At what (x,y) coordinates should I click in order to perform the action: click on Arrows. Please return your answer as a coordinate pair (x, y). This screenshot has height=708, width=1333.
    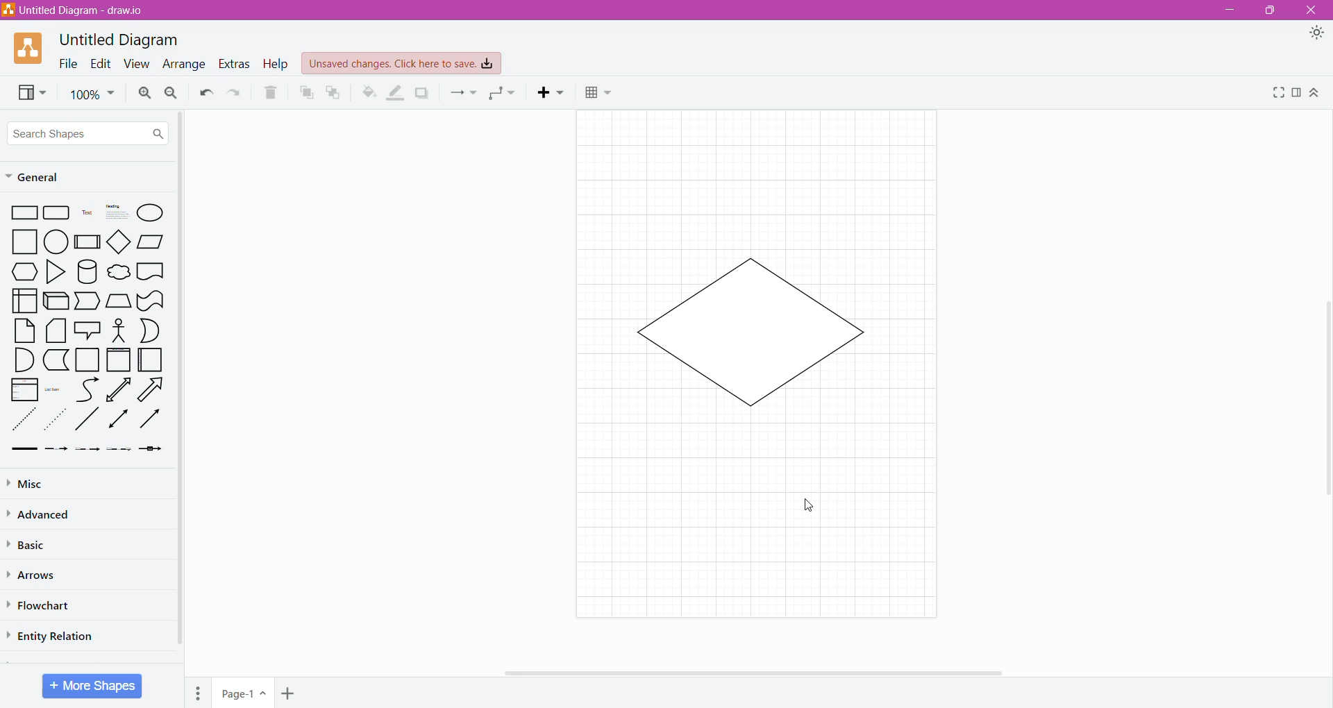
    Looking at the image, I should click on (35, 575).